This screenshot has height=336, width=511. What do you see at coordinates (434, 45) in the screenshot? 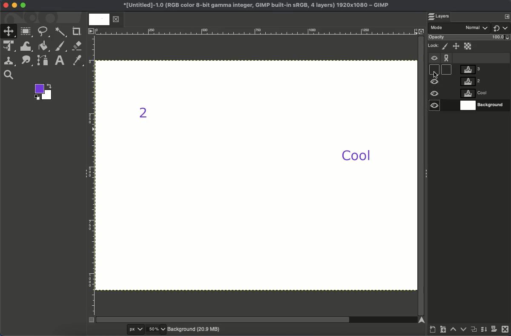
I see `Lock` at bounding box center [434, 45].